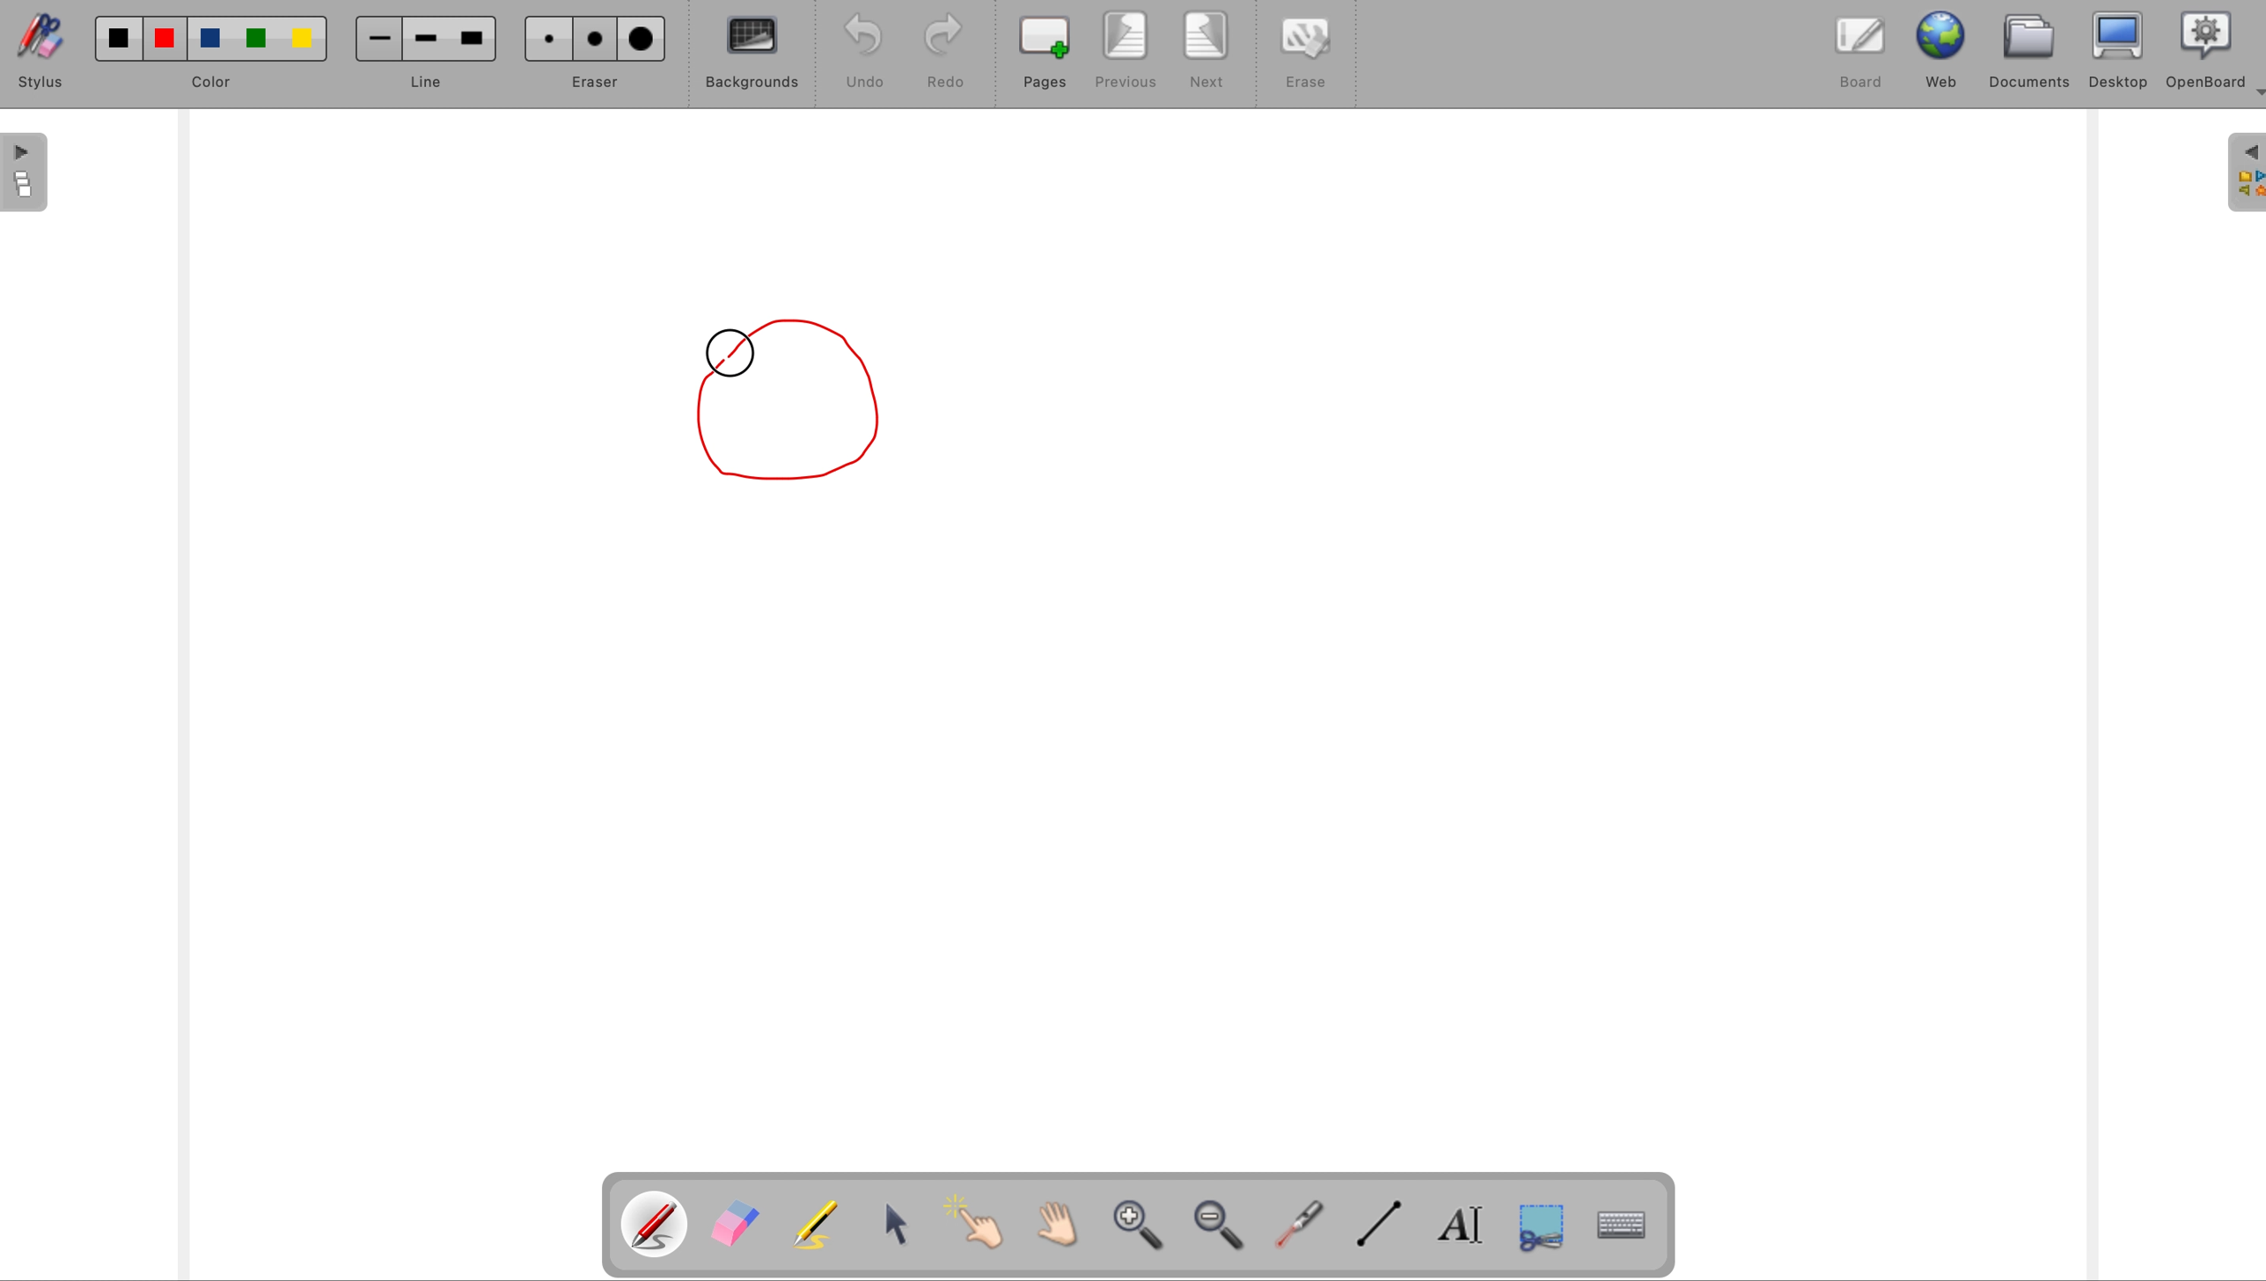  Describe the element at coordinates (215, 54) in the screenshot. I see `color` at that location.